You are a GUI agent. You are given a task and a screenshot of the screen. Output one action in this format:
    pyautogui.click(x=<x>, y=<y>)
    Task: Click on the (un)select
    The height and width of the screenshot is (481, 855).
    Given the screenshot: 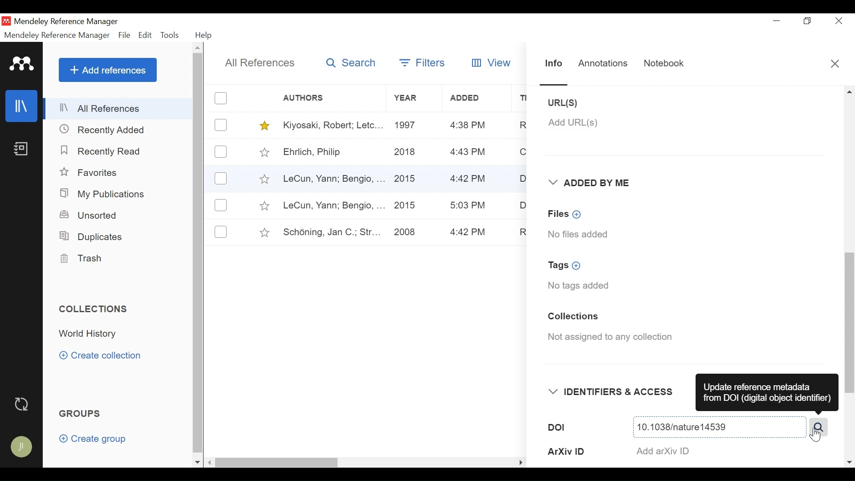 What is the action you would take?
    pyautogui.click(x=221, y=179)
    